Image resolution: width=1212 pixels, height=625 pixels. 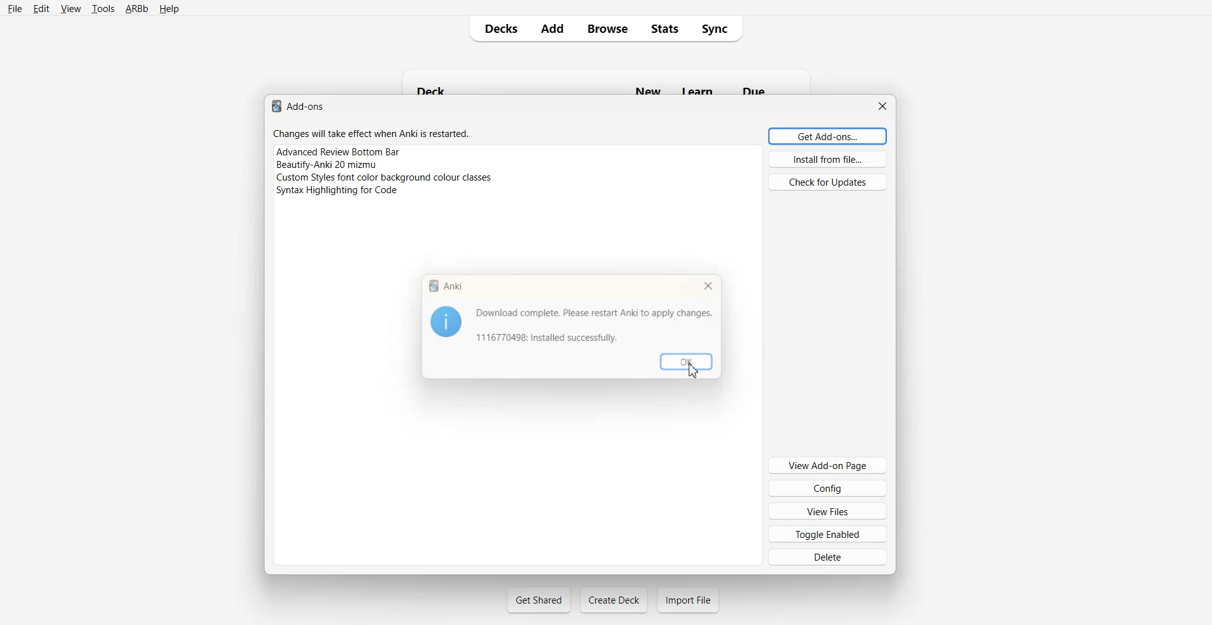 I want to click on Edit, so click(x=42, y=8).